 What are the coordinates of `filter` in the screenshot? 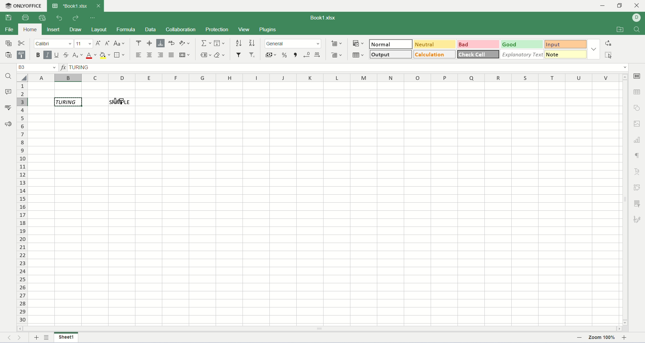 It's located at (240, 54).